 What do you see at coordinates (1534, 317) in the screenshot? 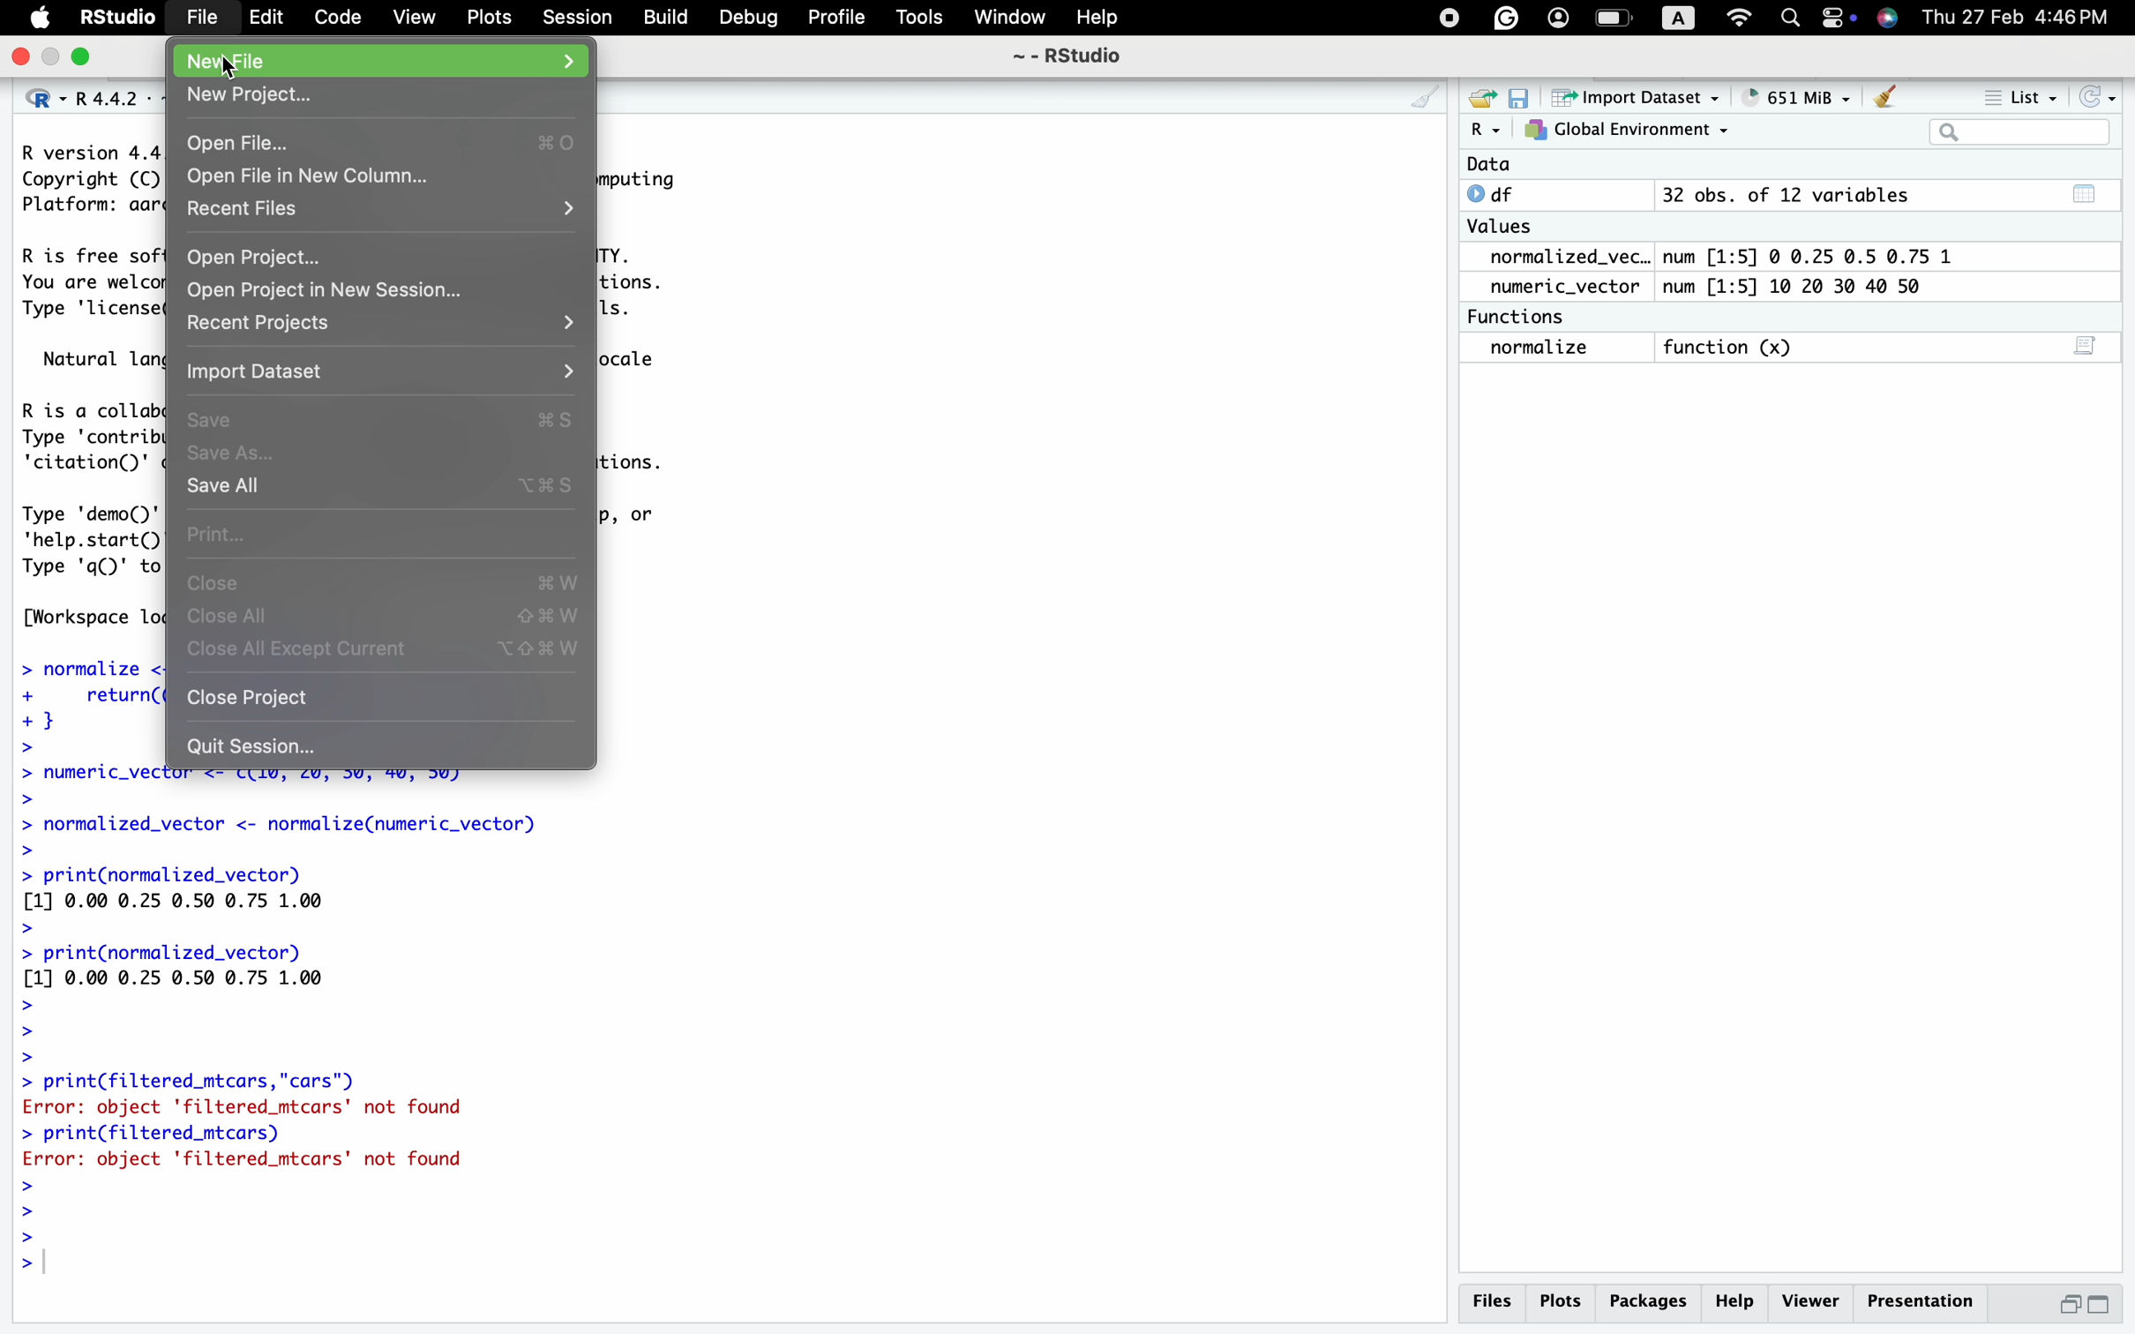
I see `Functions` at bounding box center [1534, 317].